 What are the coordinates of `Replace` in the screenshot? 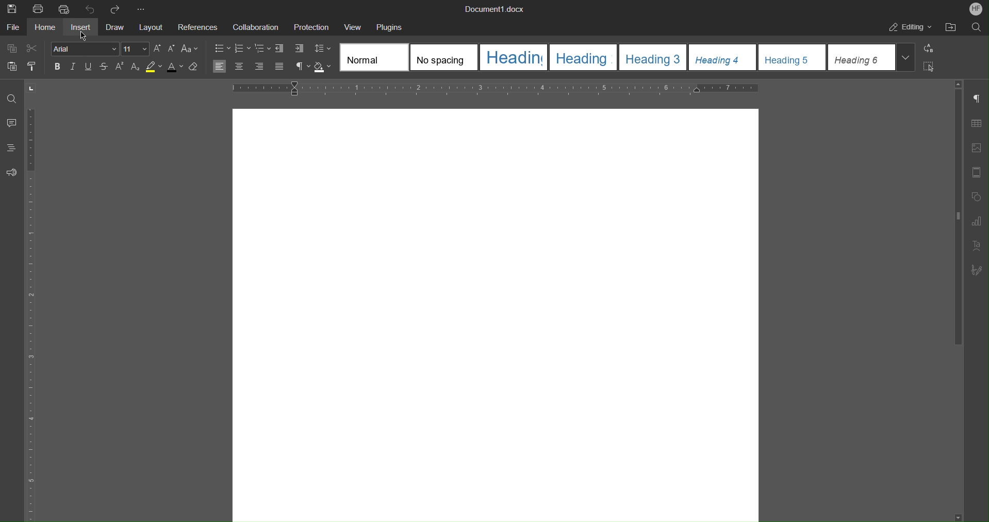 It's located at (931, 48).